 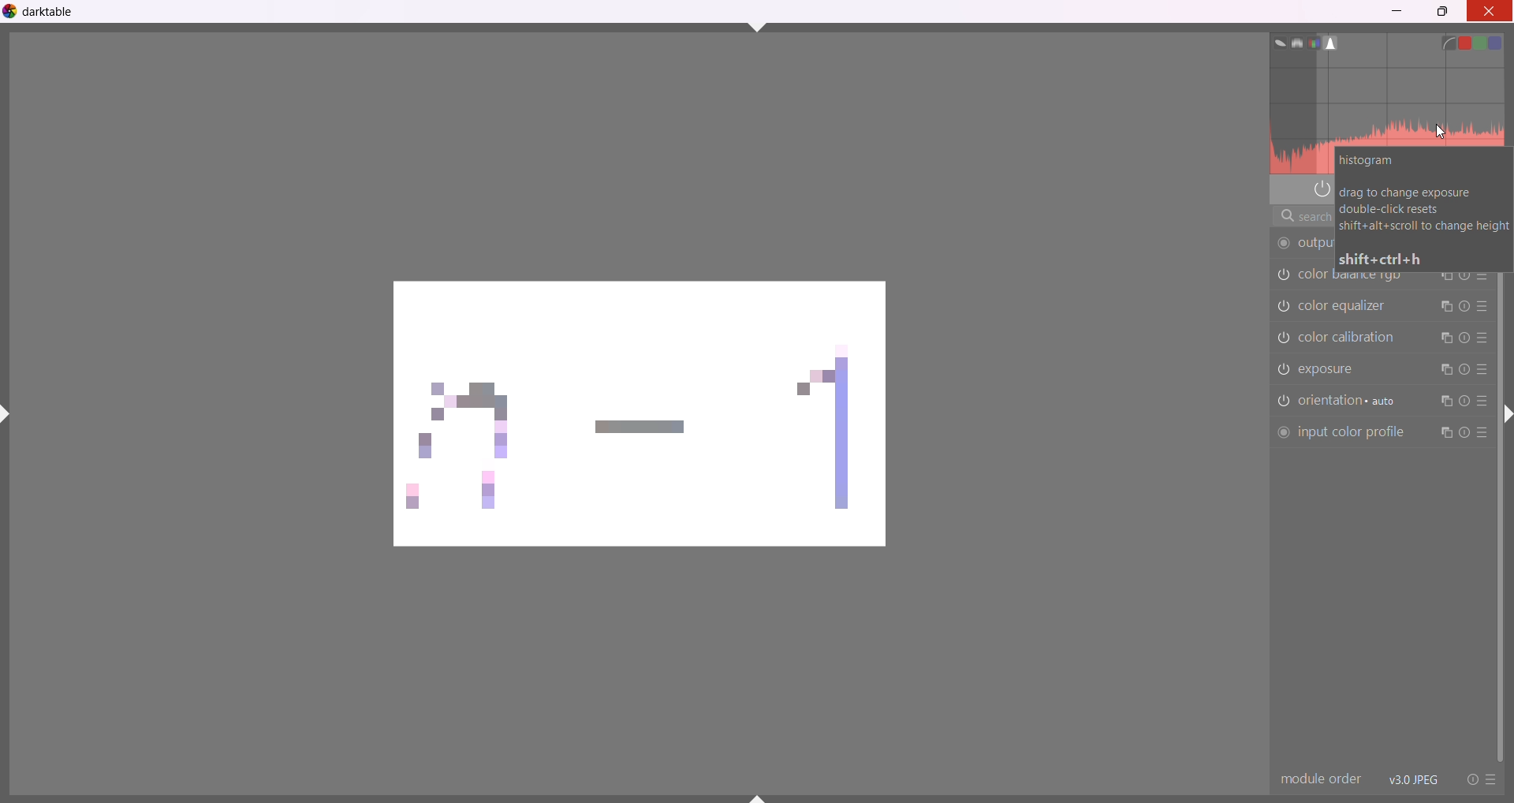 I want to click on shift+ctrl+r, so click(x=1507, y=419).